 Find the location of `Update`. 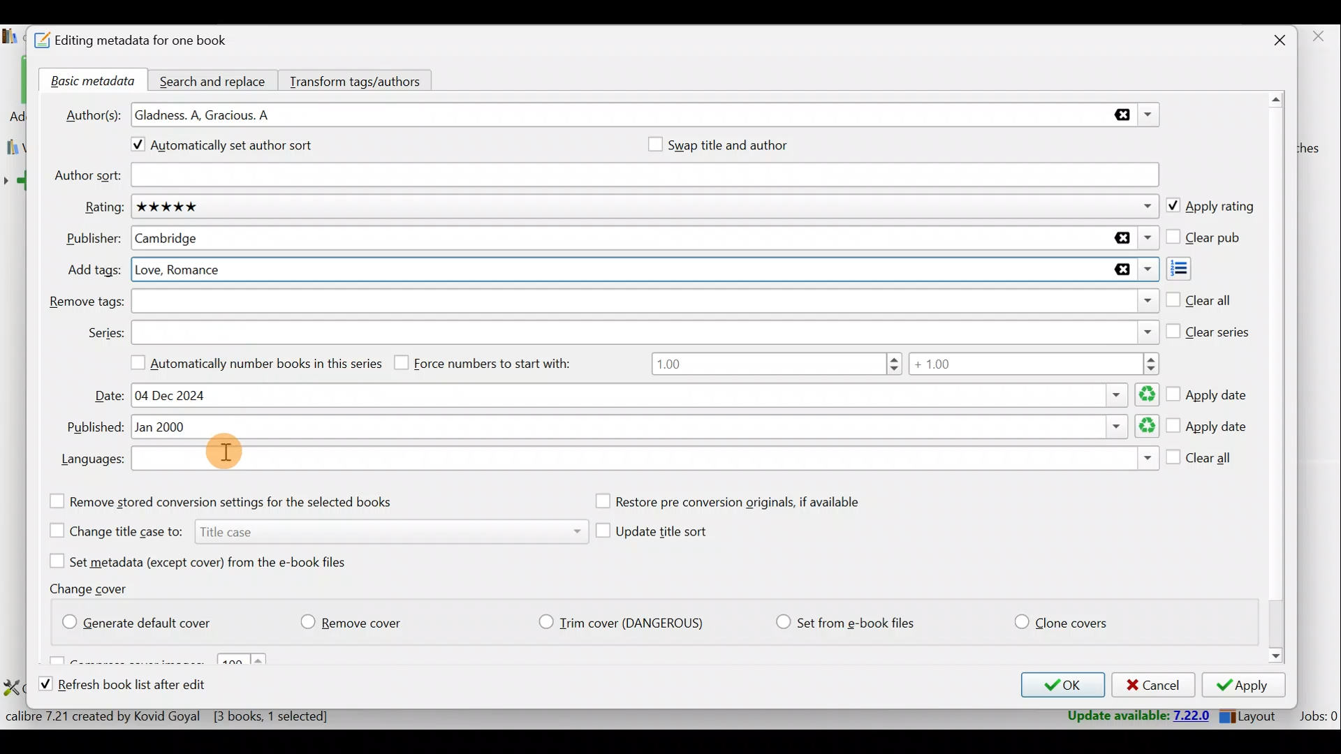

Update is located at coordinates (1136, 716).